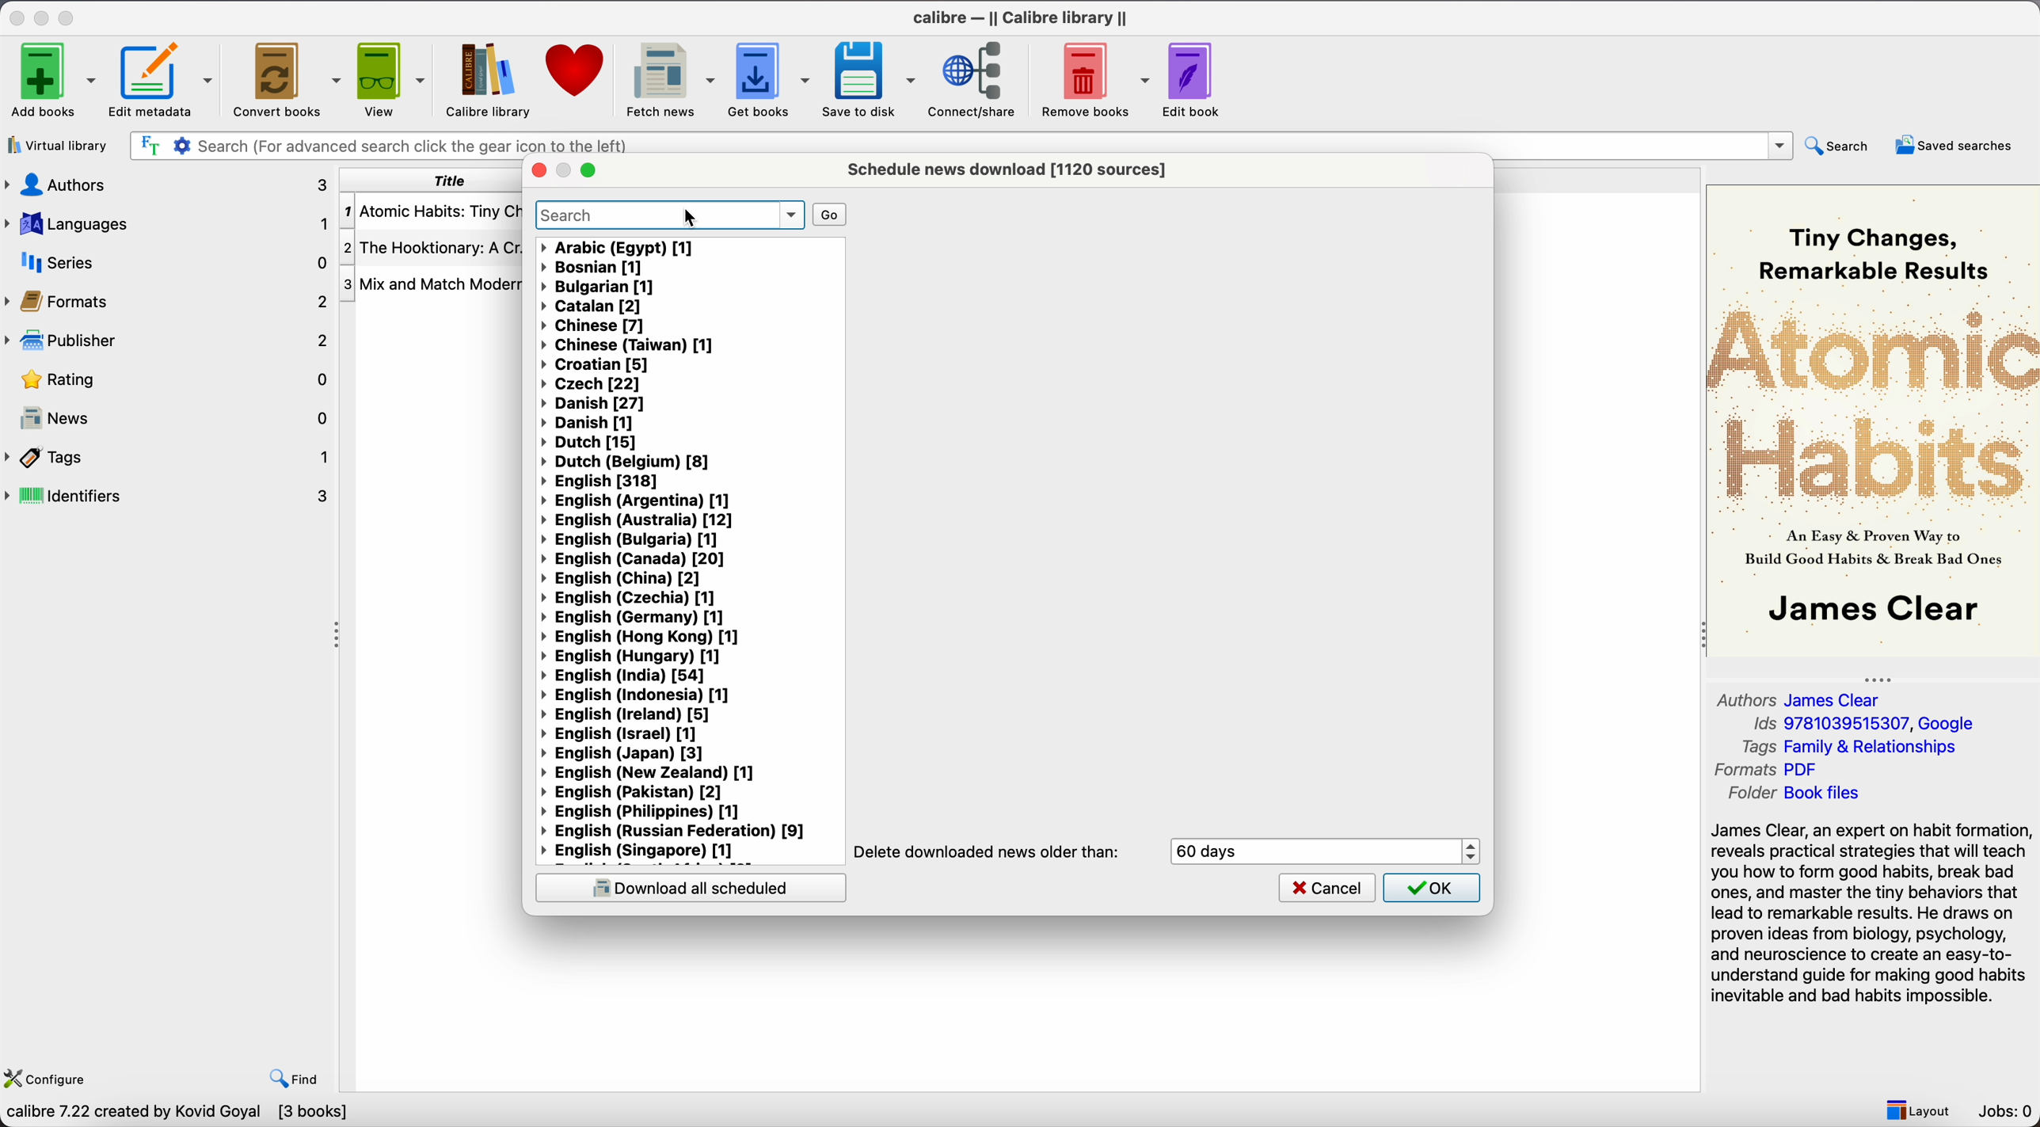 The width and height of the screenshot is (2040, 1127). What do you see at coordinates (1024, 17) in the screenshot?
I see `Calibre - || Calibre library ||` at bounding box center [1024, 17].